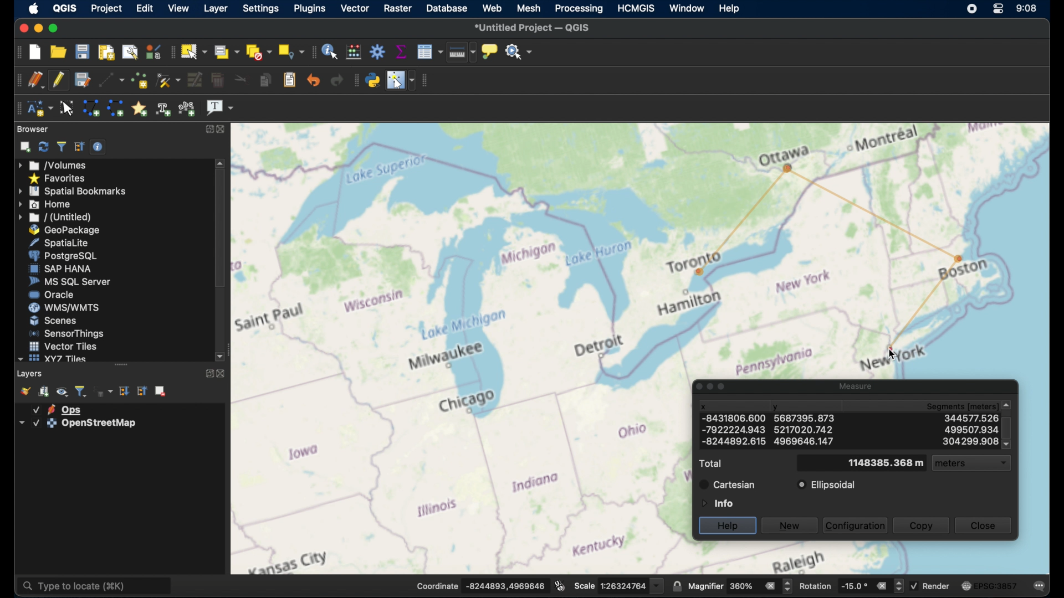 The height and width of the screenshot is (598, 1064). What do you see at coordinates (52, 295) in the screenshot?
I see `oracle` at bounding box center [52, 295].